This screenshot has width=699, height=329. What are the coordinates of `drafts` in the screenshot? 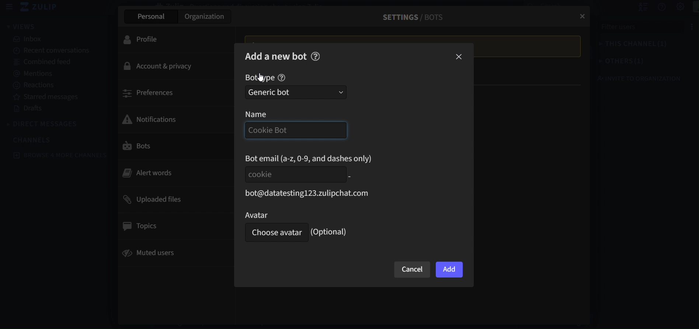 It's located at (29, 109).